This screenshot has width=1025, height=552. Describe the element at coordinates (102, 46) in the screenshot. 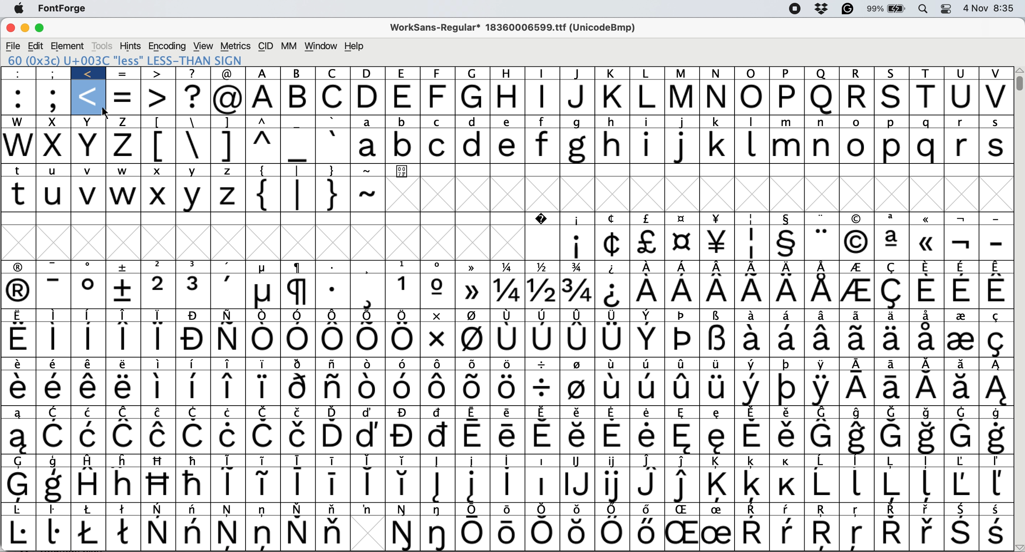

I see `tools` at that location.